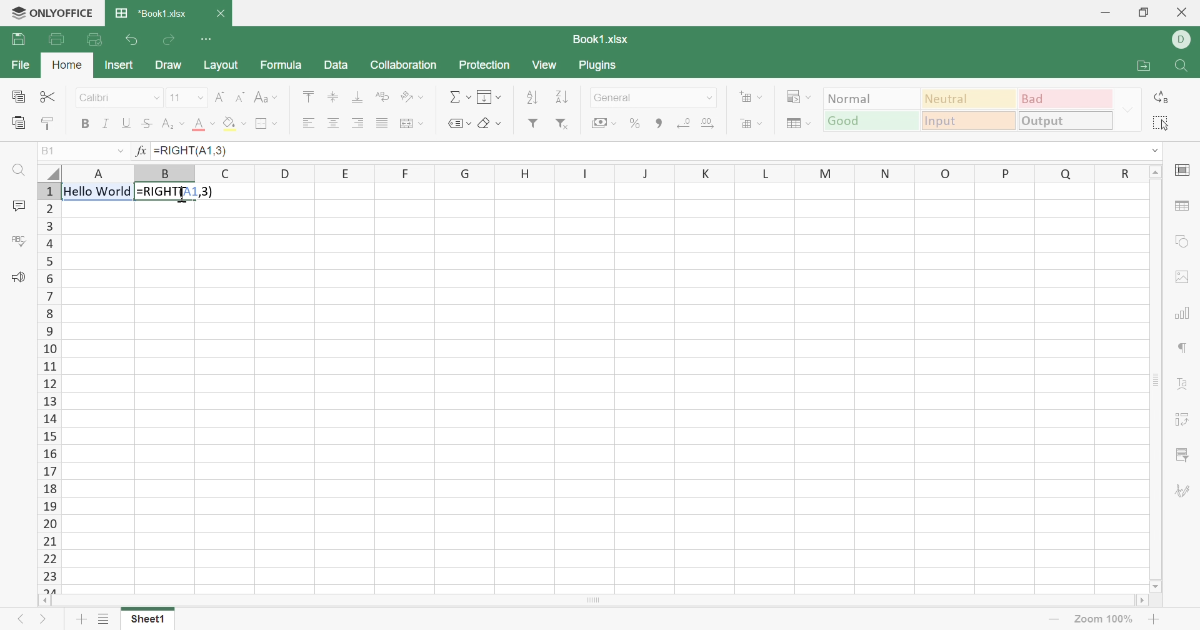  I want to click on Scroll Down, so click(1155, 587).